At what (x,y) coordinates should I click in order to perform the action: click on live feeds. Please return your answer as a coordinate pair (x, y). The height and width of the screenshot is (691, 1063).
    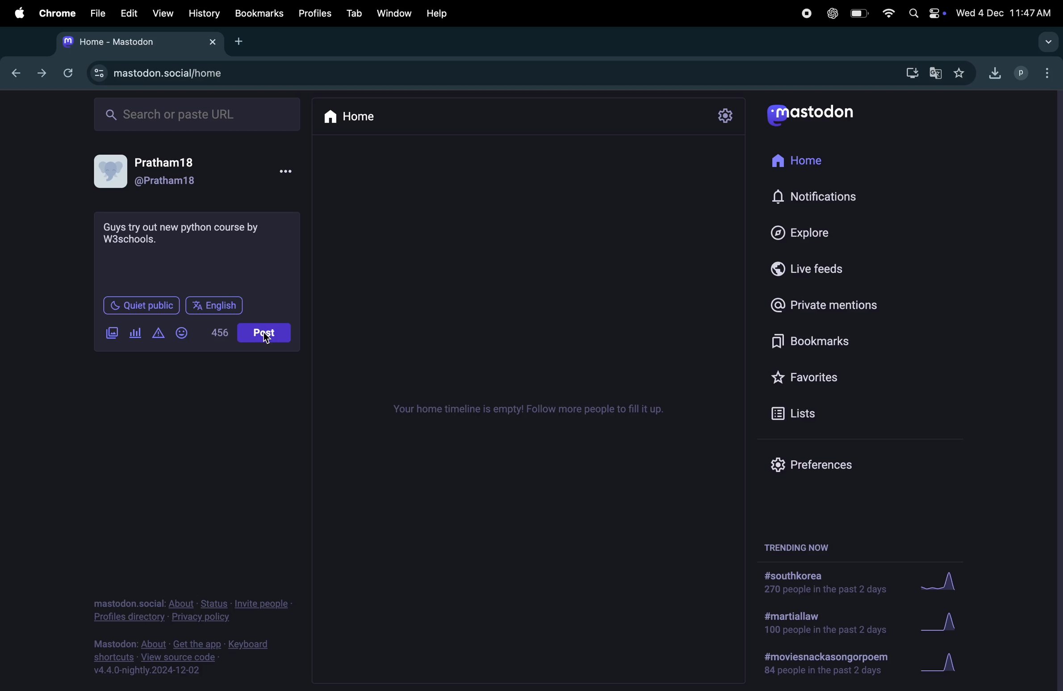
    Looking at the image, I should click on (809, 272).